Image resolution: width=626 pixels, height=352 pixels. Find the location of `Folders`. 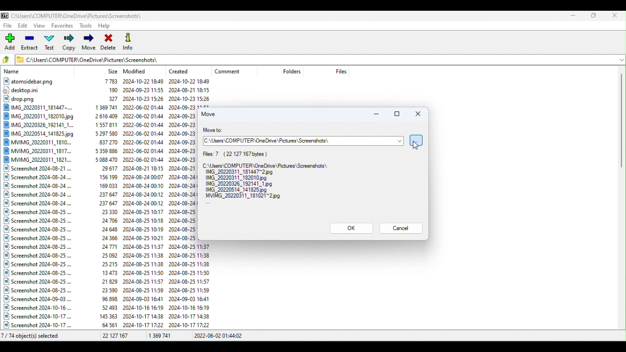

Folders is located at coordinates (293, 71).